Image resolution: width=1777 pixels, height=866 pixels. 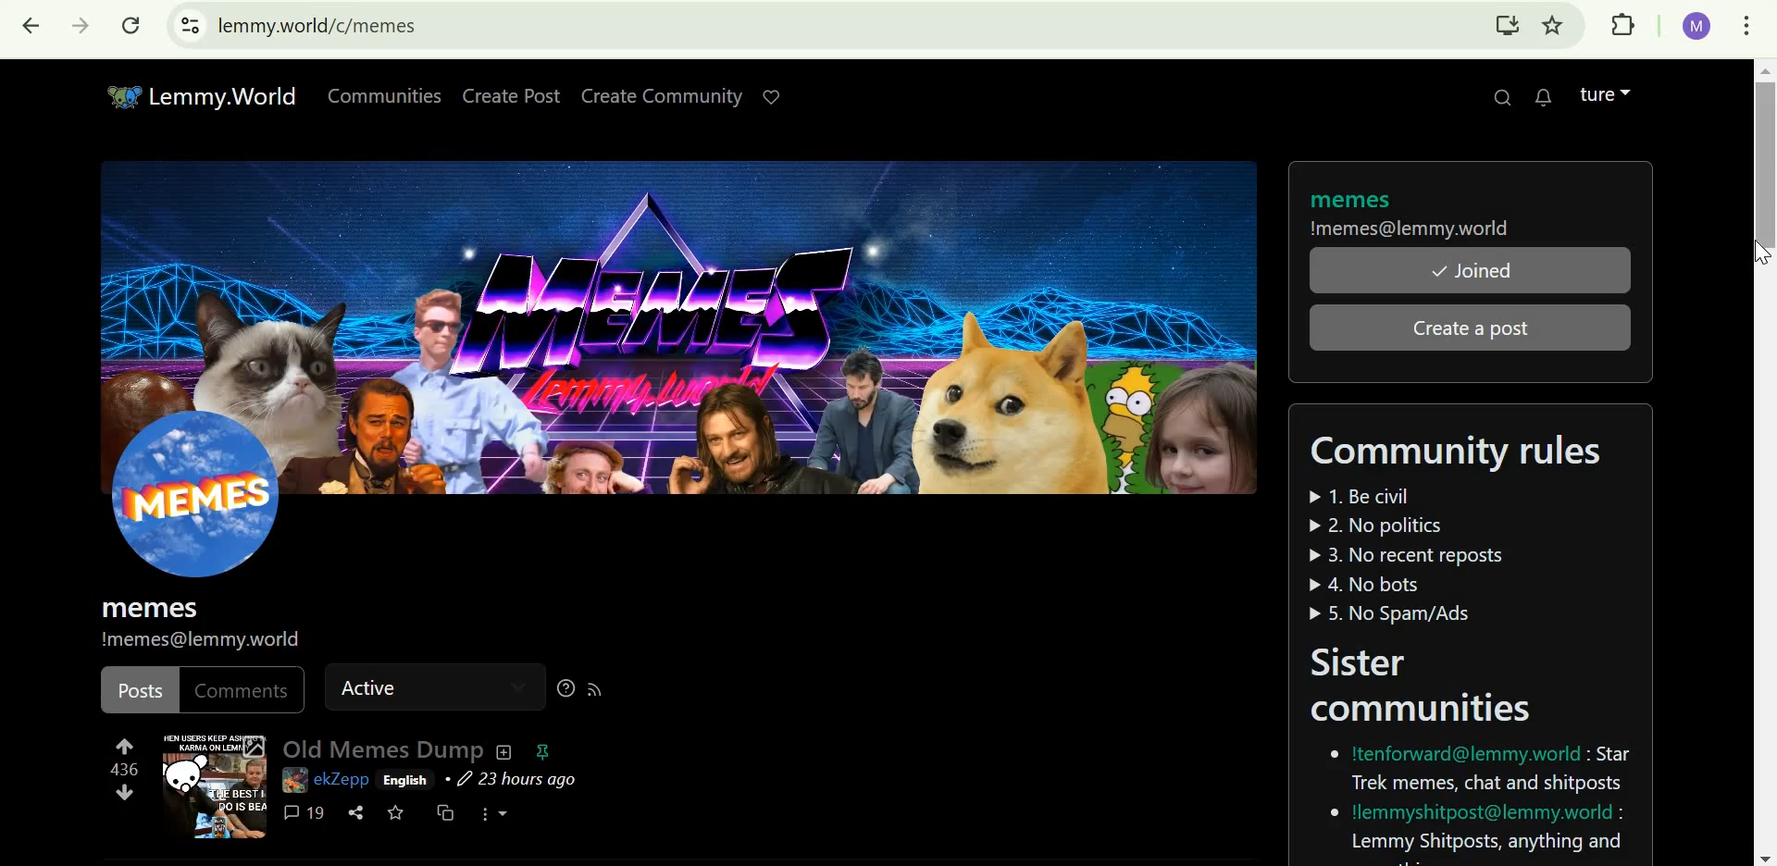 What do you see at coordinates (565, 690) in the screenshot?
I see `sorting help` at bounding box center [565, 690].